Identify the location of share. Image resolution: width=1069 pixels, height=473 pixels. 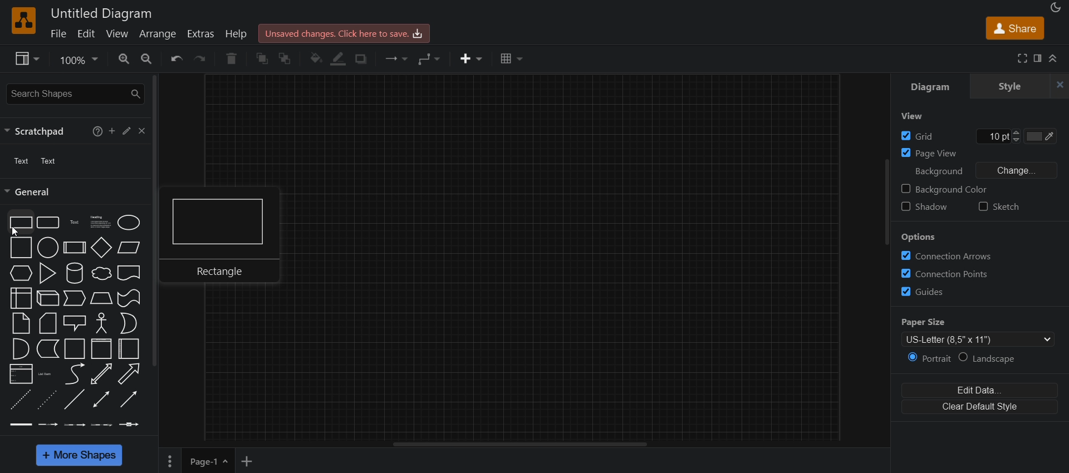
(1014, 27).